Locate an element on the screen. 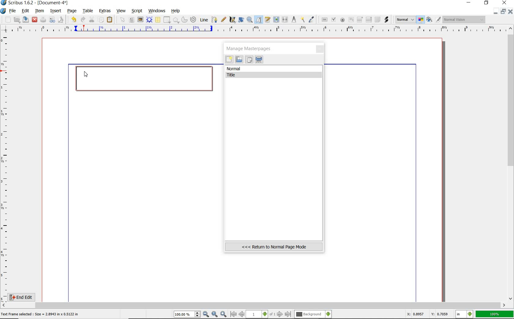 Image resolution: width=514 pixels, height=319 pixels. restore is located at coordinates (504, 12).